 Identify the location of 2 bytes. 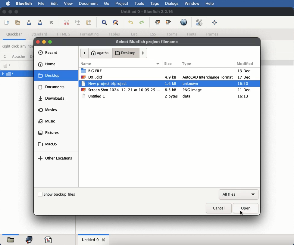
(171, 97).